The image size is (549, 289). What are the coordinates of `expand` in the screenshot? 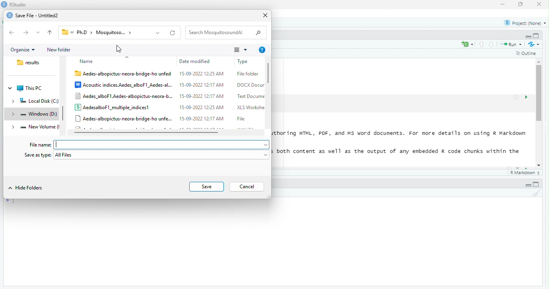 It's located at (13, 114).